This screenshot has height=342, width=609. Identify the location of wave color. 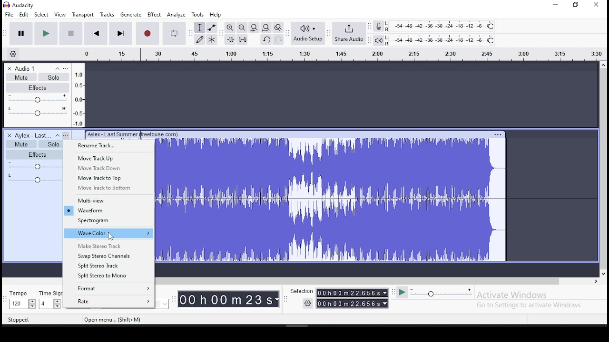
(109, 233).